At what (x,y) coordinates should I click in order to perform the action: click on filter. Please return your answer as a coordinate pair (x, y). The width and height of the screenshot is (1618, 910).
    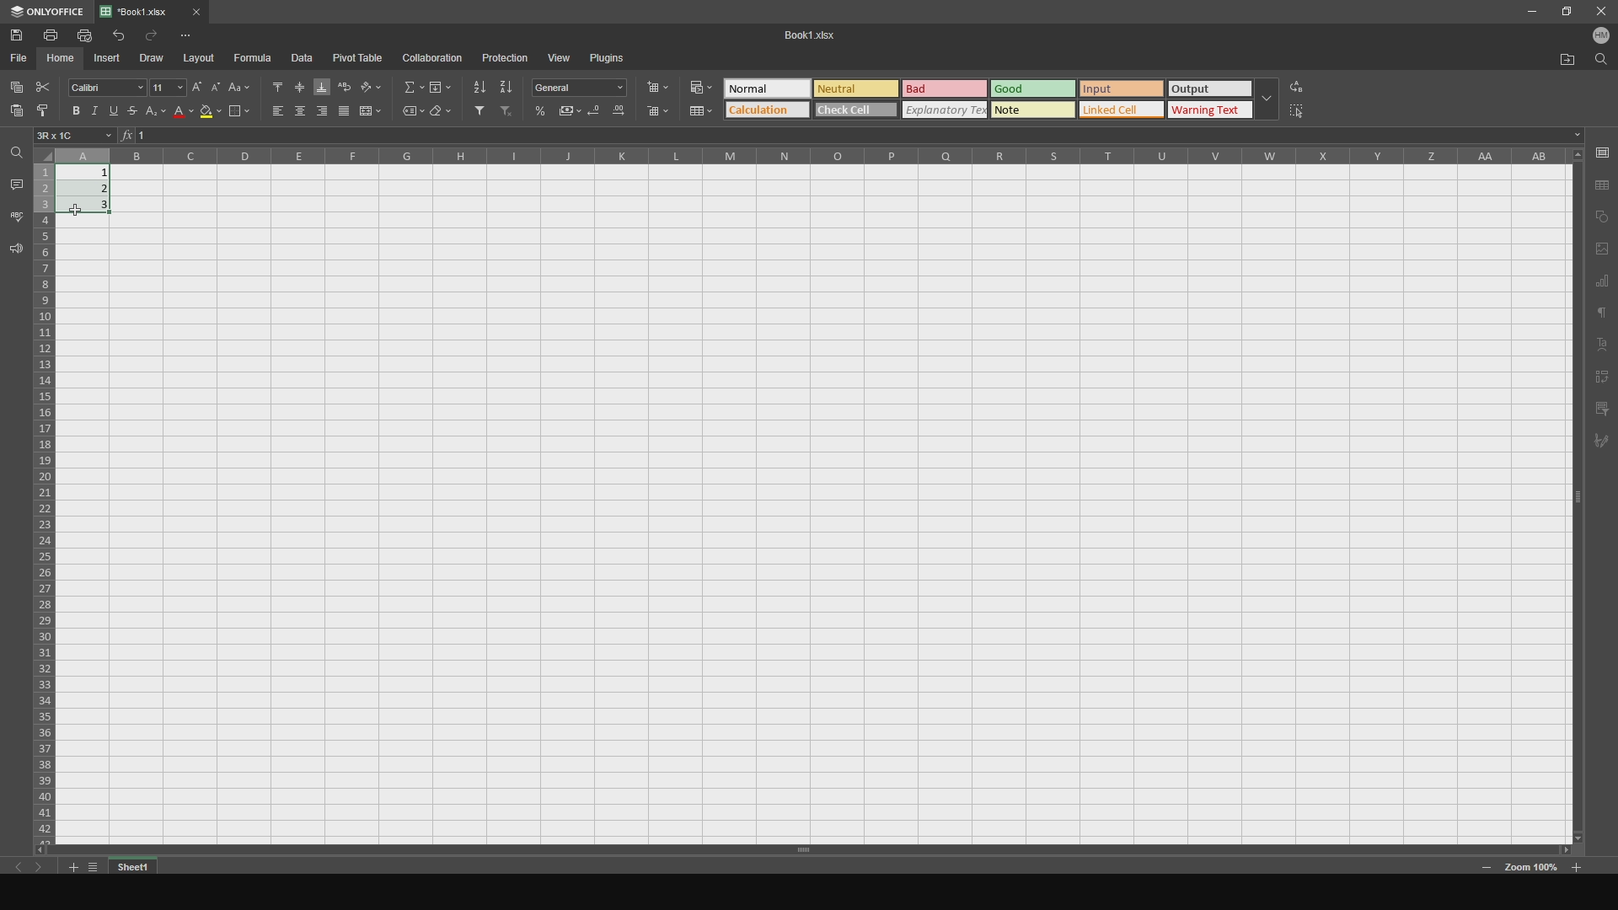
    Looking at the image, I should click on (1603, 408).